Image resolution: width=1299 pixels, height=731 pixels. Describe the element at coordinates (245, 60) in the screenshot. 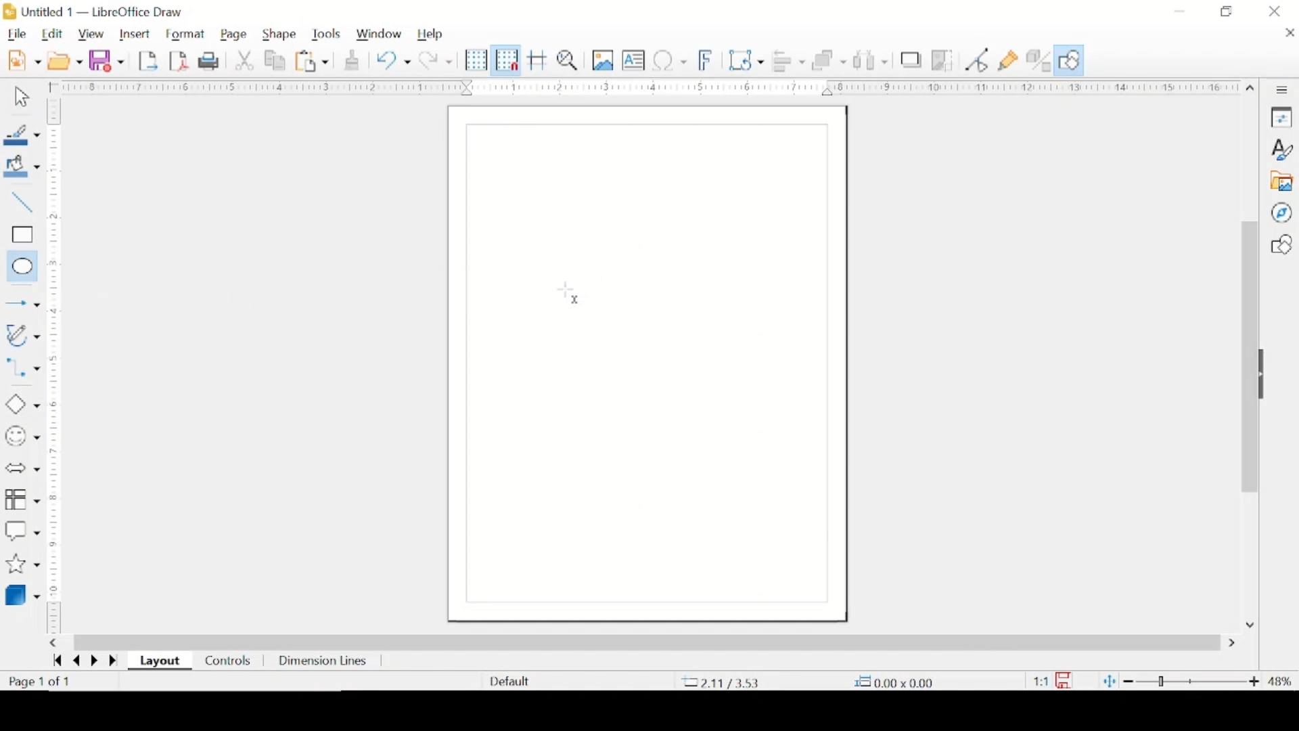

I see `cut` at that location.